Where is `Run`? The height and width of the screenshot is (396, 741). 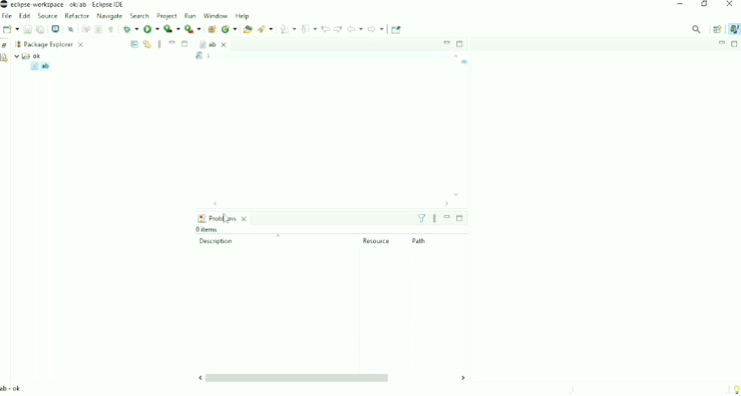
Run is located at coordinates (189, 16).